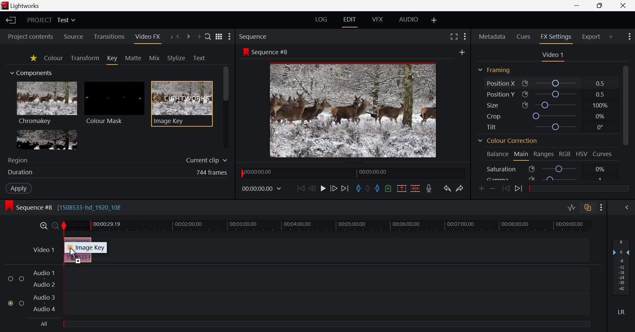 The width and height of the screenshot is (635, 332). Describe the element at coordinates (581, 153) in the screenshot. I see `HSV` at that location.